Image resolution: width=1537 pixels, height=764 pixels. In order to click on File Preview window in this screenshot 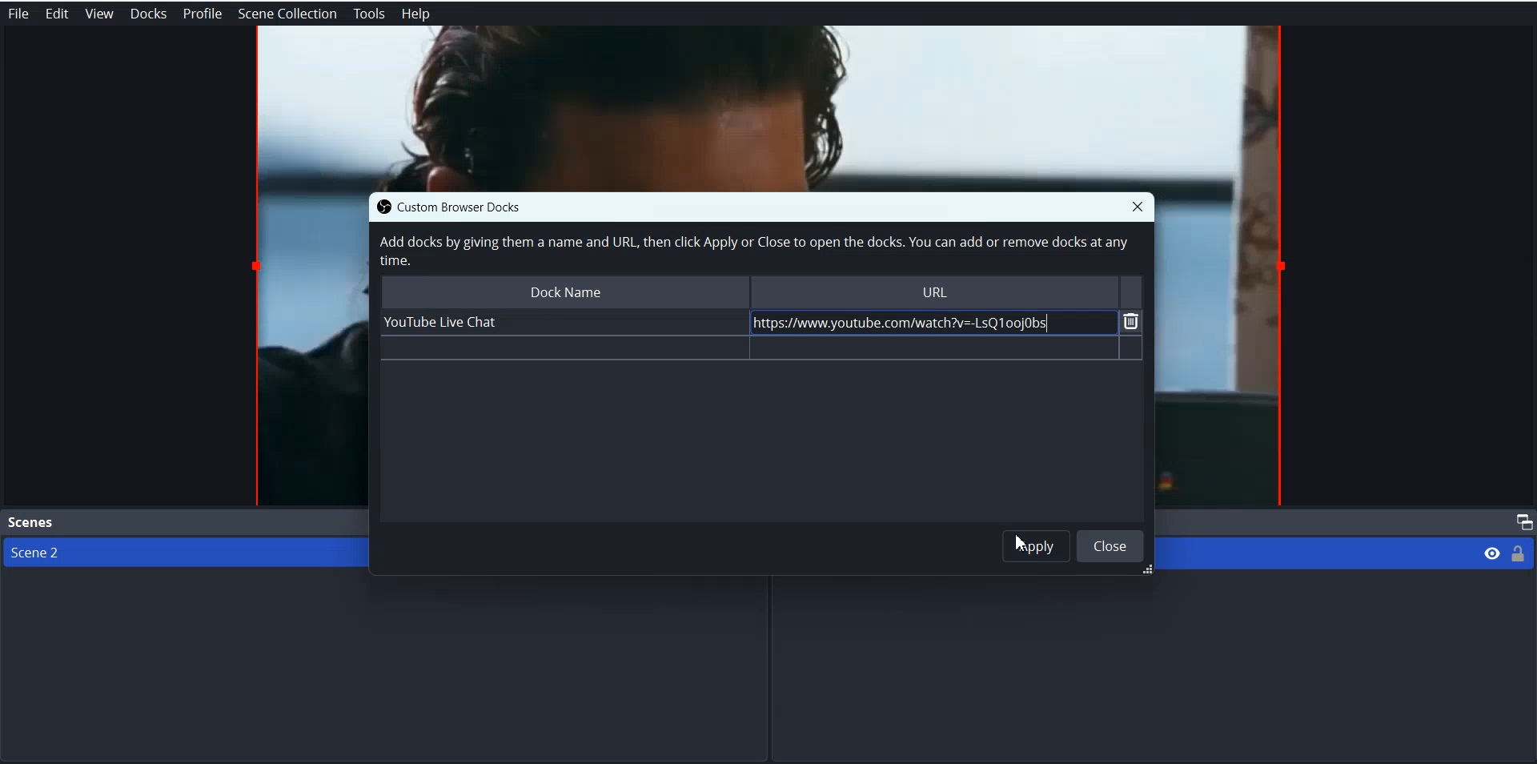, I will do `click(307, 348)`.